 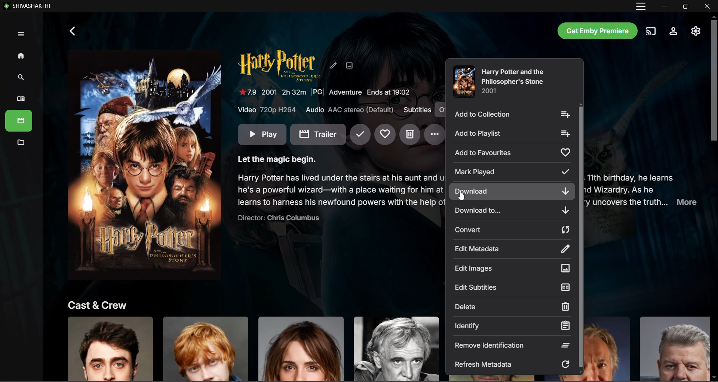 I want to click on Home, so click(x=22, y=56).